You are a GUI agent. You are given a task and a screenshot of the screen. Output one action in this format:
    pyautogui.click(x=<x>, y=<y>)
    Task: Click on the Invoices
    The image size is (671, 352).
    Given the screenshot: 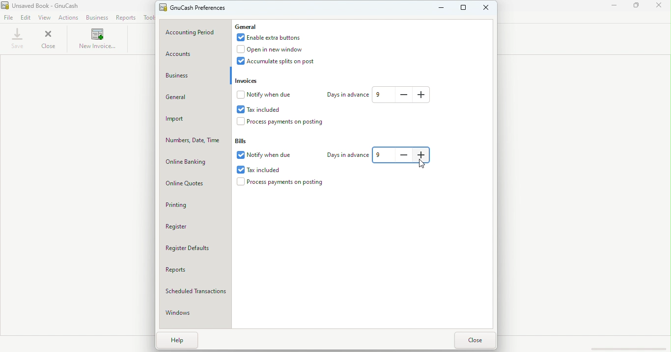 What is the action you would take?
    pyautogui.click(x=254, y=81)
    